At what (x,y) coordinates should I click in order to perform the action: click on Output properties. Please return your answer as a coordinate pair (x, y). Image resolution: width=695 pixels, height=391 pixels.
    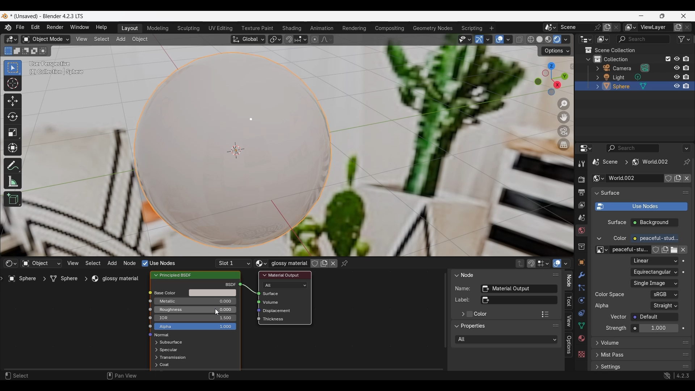
    Looking at the image, I should click on (581, 192).